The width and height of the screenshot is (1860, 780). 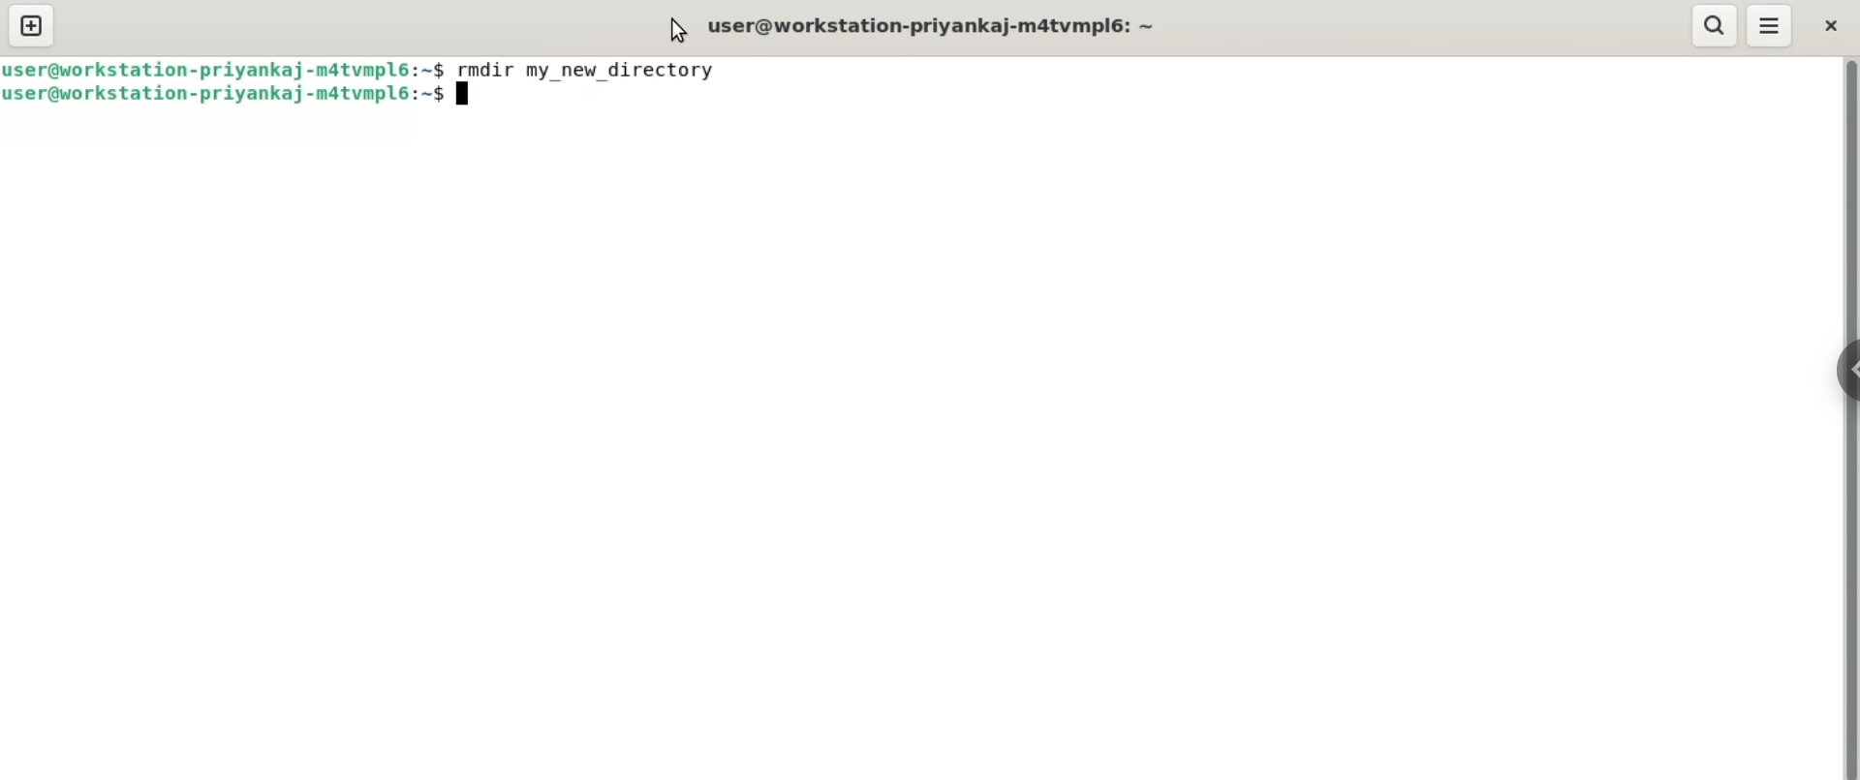 What do you see at coordinates (243, 97) in the screenshot?
I see `user@workstation-priyanka-m4tvmpl6:~ $` at bounding box center [243, 97].